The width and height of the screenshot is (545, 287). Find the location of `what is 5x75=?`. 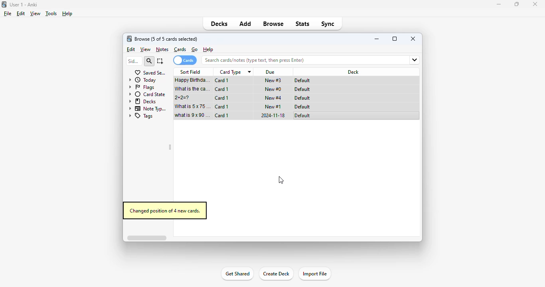

what is 5x75=? is located at coordinates (193, 106).